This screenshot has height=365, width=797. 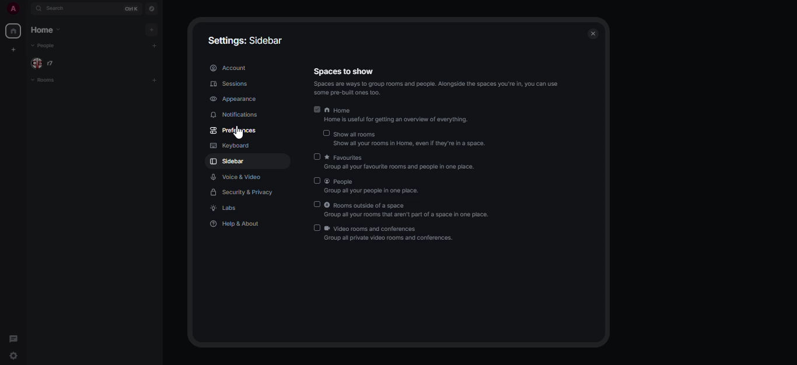 What do you see at coordinates (56, 82) in the screenshot?
I see `rooms` at bounding box center [56, 82].